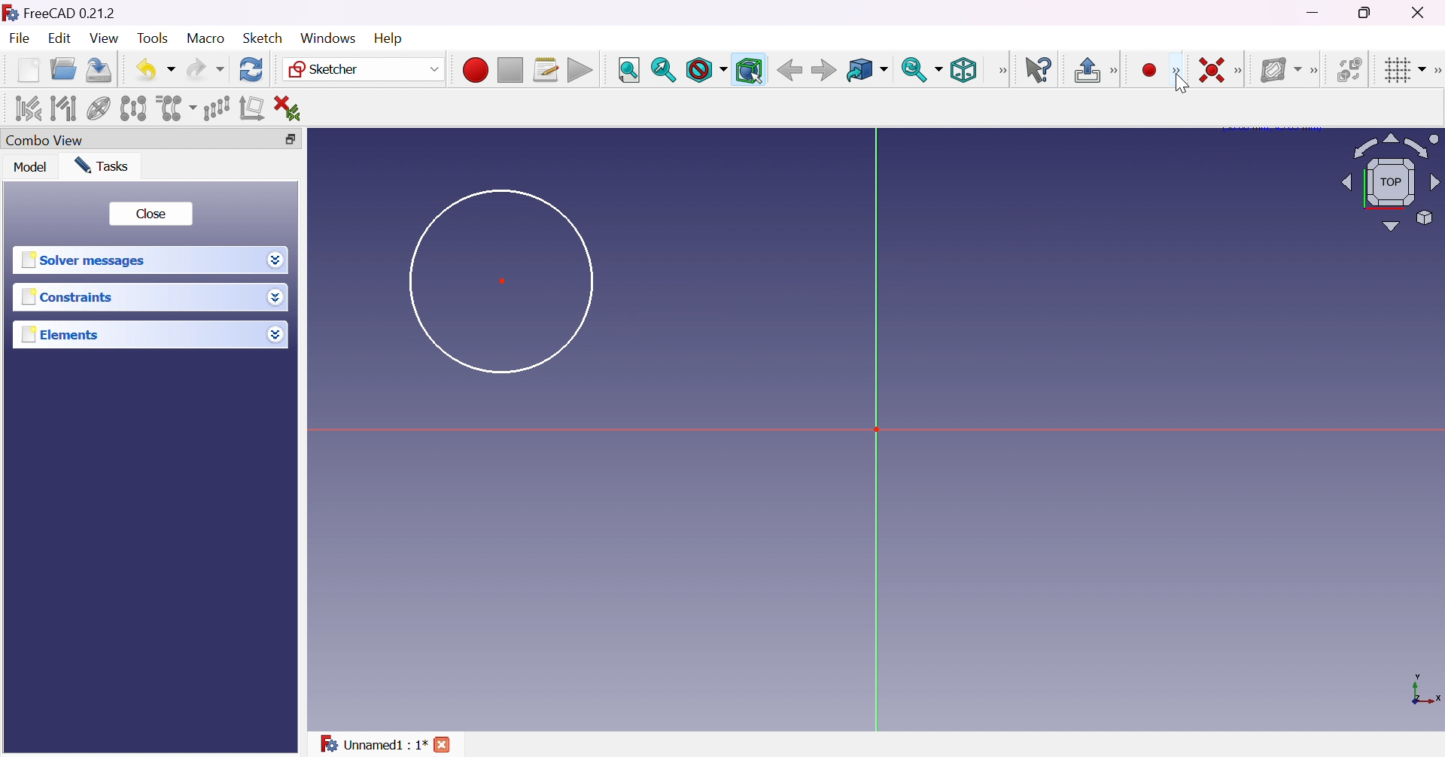 This screenshot has height=757, width=1445. I want to click on Isometric, so click(963, 71).